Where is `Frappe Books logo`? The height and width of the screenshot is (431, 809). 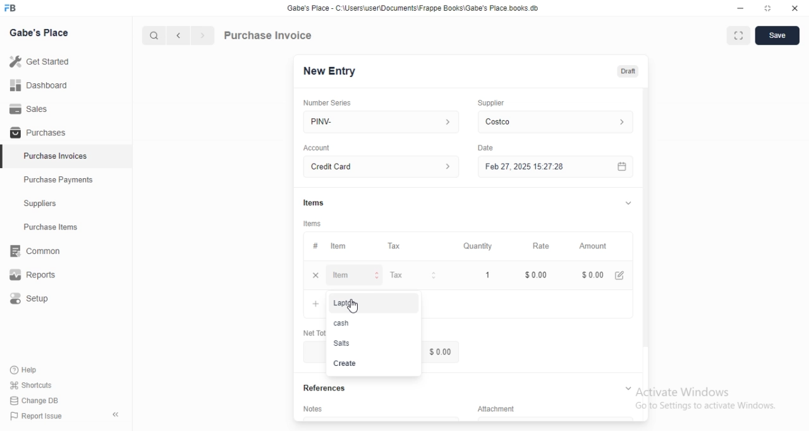 Frappe Books logo is located at coordinates (9, 8).